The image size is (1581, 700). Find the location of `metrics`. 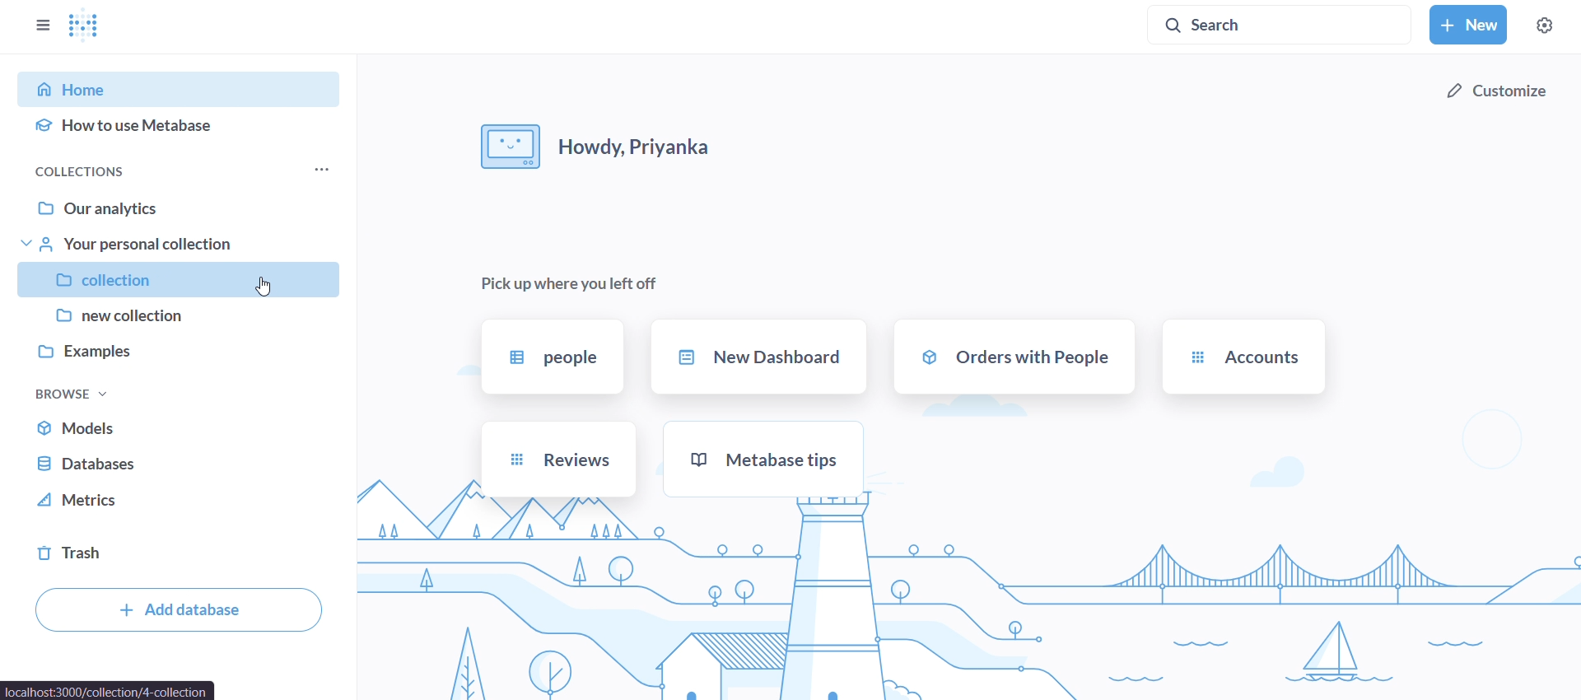

metrics is located at coordinates (176, 505).